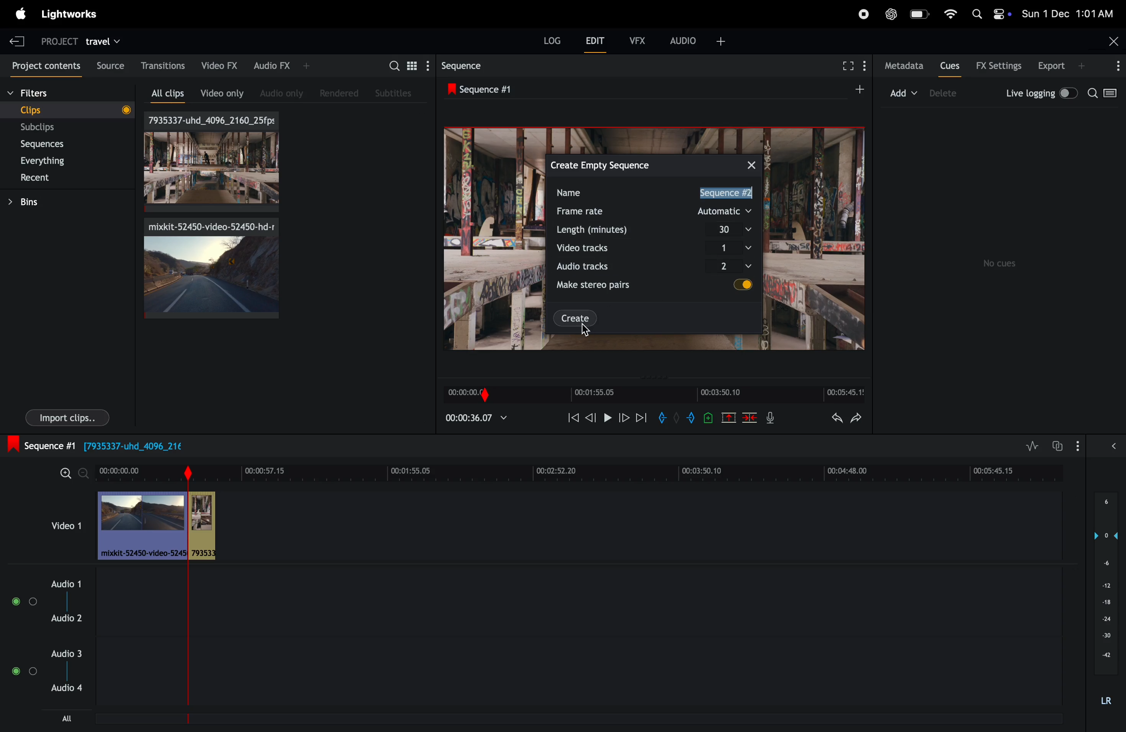 The image size is (1126, 732). I want to click on rewind, so click(573, 419).